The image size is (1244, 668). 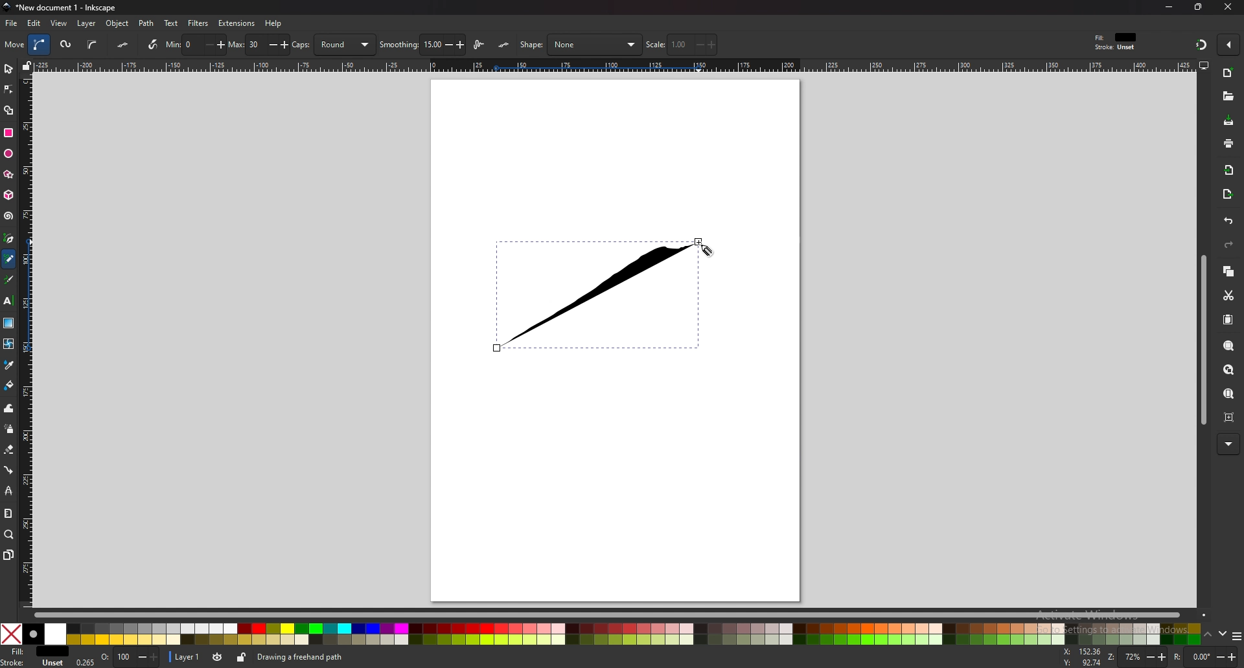 What do you see at coordinates (1168, 8) in the screenshot?
I see `minimize` at bounding box center [1168, 8].